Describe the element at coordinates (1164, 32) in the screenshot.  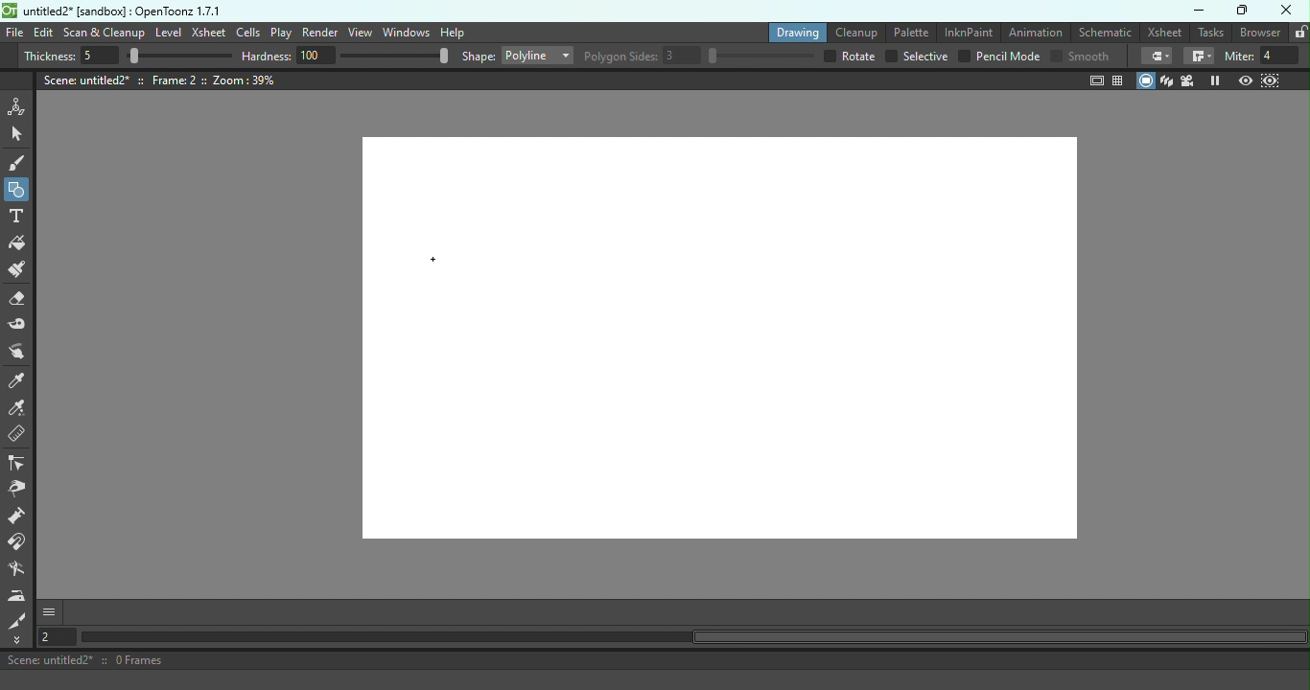
I see `Xsheet` at that location.